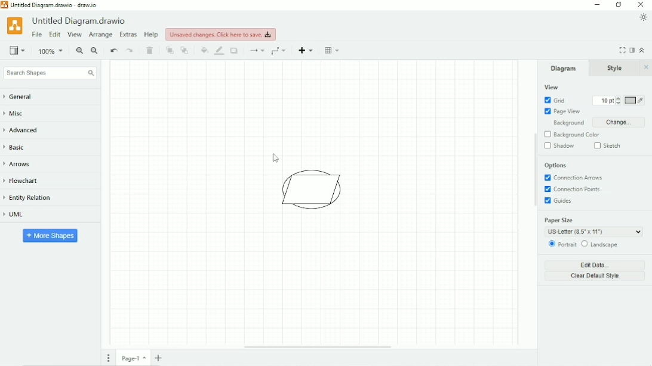 This screenshot has height=366, width=652. I want to click on Shadow, so click(235, 51).